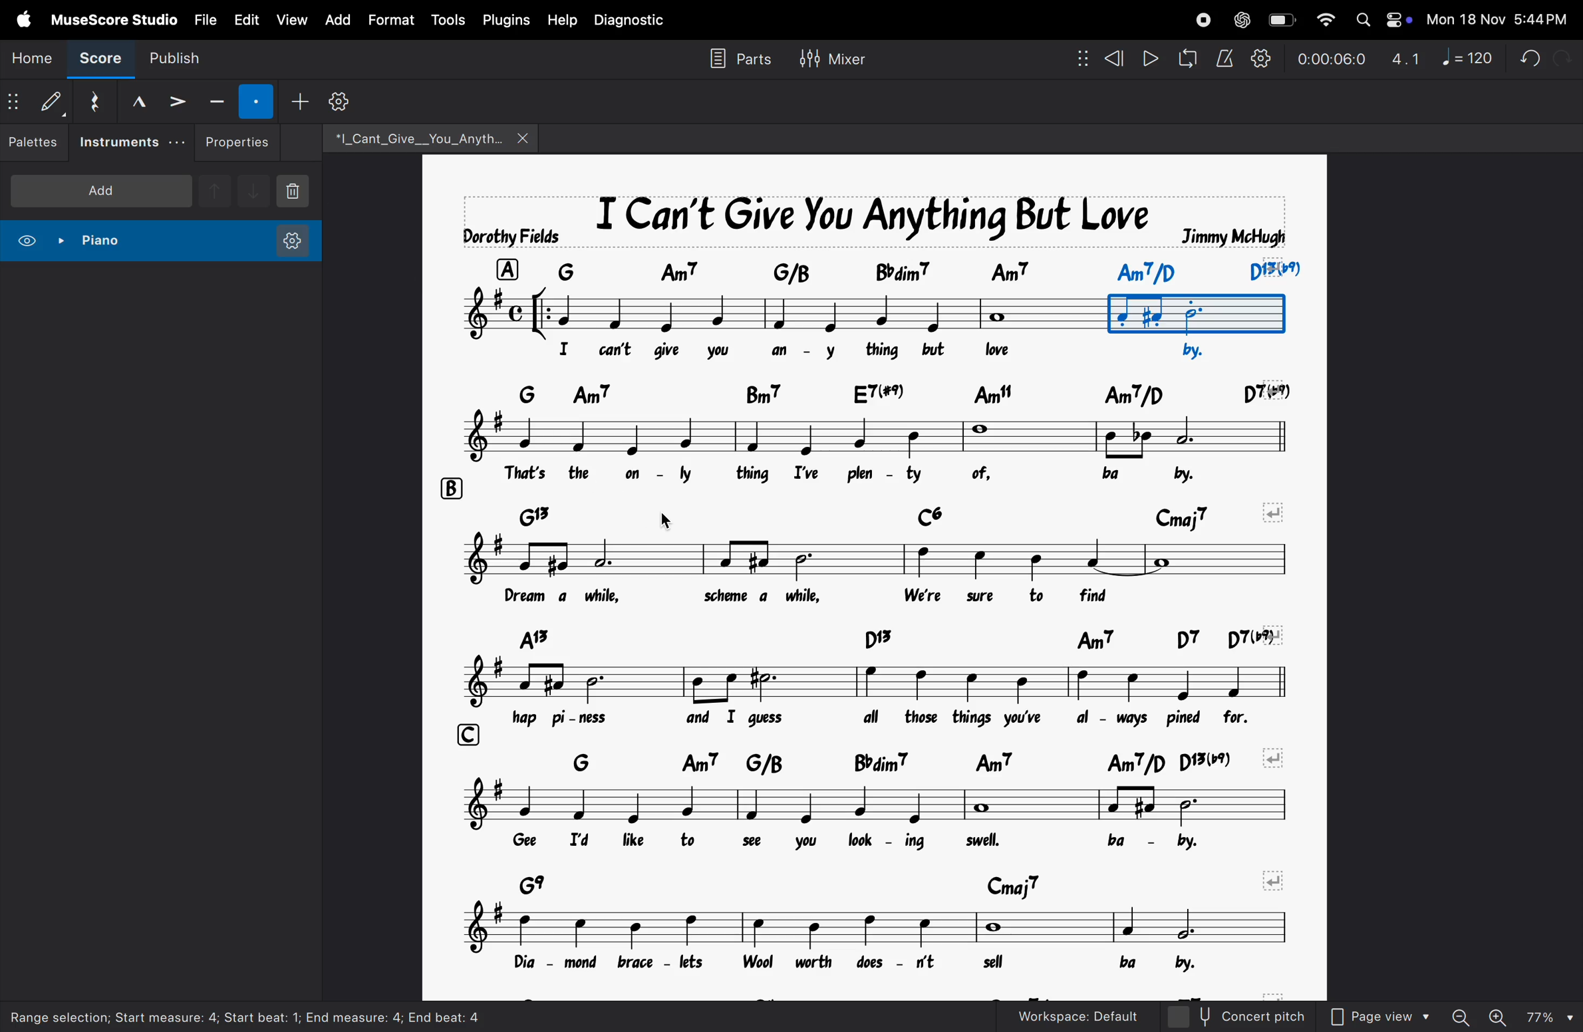  I want to click on playback settings, so click(1262, 59).